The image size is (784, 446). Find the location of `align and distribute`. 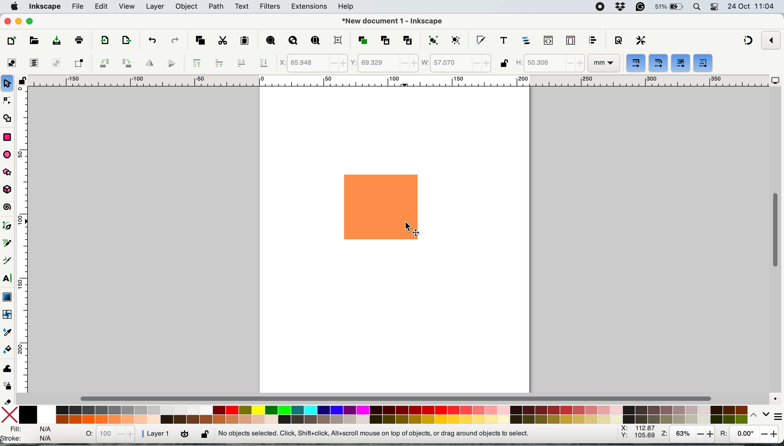

align and distribute is located at coordinates (593, 40).